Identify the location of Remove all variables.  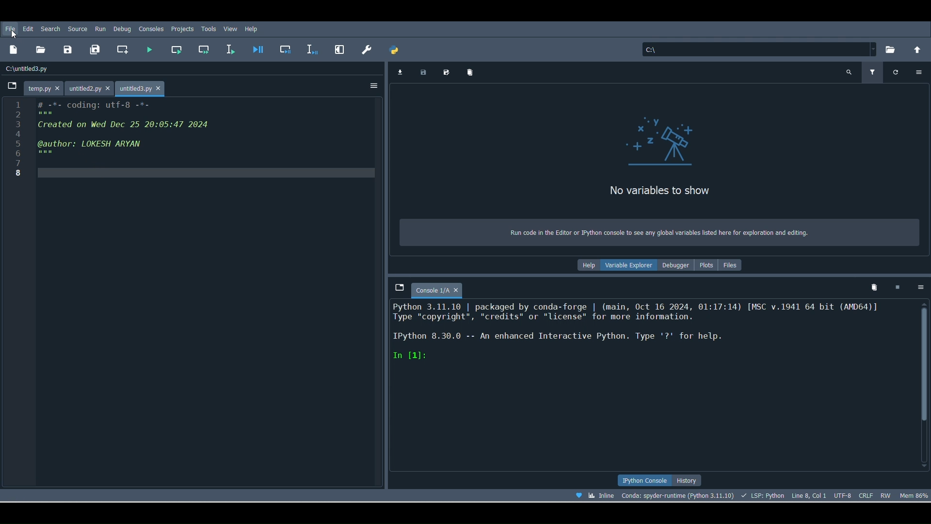
(473, 69).